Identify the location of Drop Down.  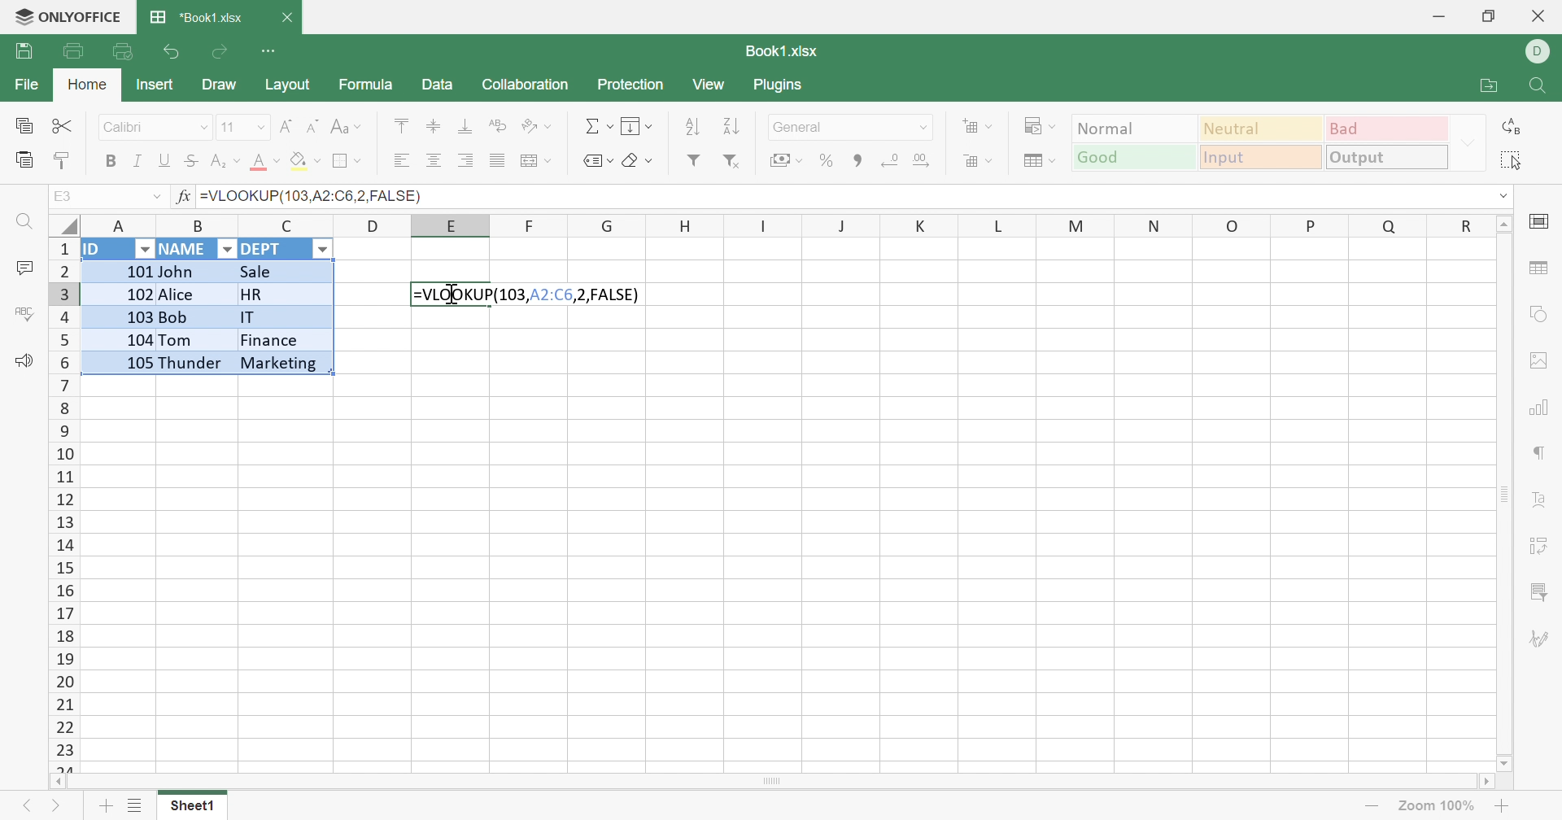
(225, 249).